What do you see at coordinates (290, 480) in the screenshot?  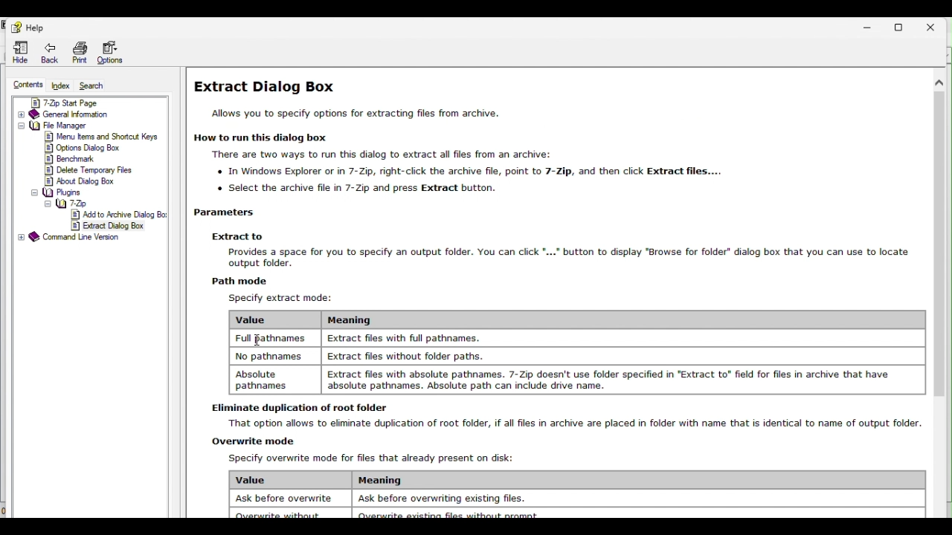 I see `value` at bounding box center [290, 480].